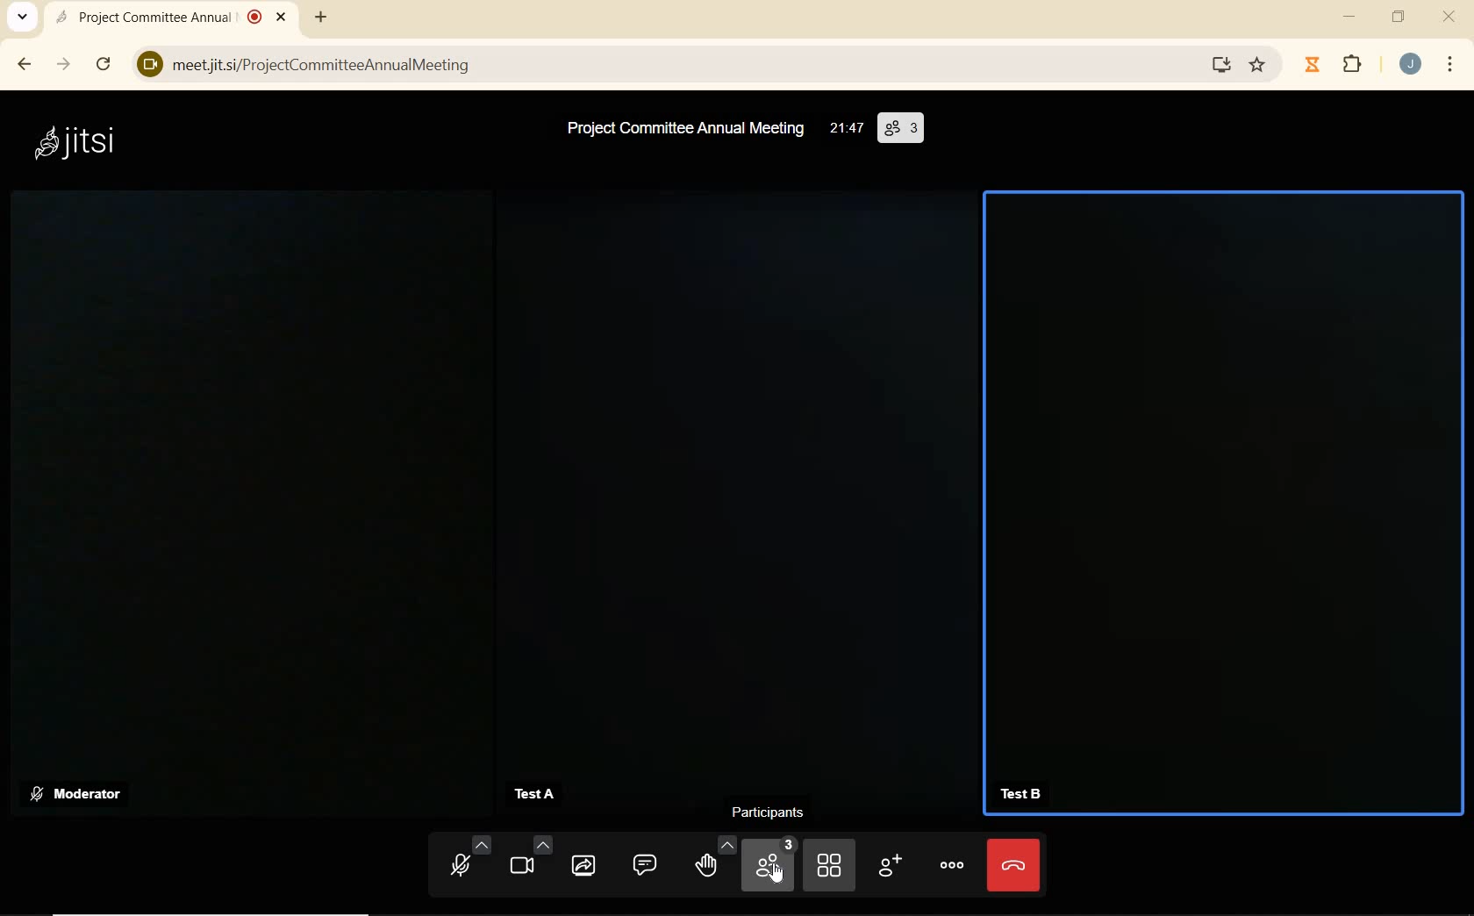 The height and width of the screenshot is (916, 1474). I want to click on MORE ACTIONS, so click(949, 861).